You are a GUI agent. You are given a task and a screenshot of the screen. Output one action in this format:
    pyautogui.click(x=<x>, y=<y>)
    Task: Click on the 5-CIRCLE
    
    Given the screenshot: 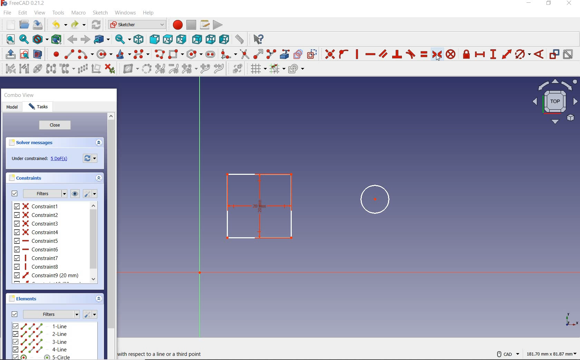 What is the action you would take?
    pyautogui.click(x=42, y=357)
    